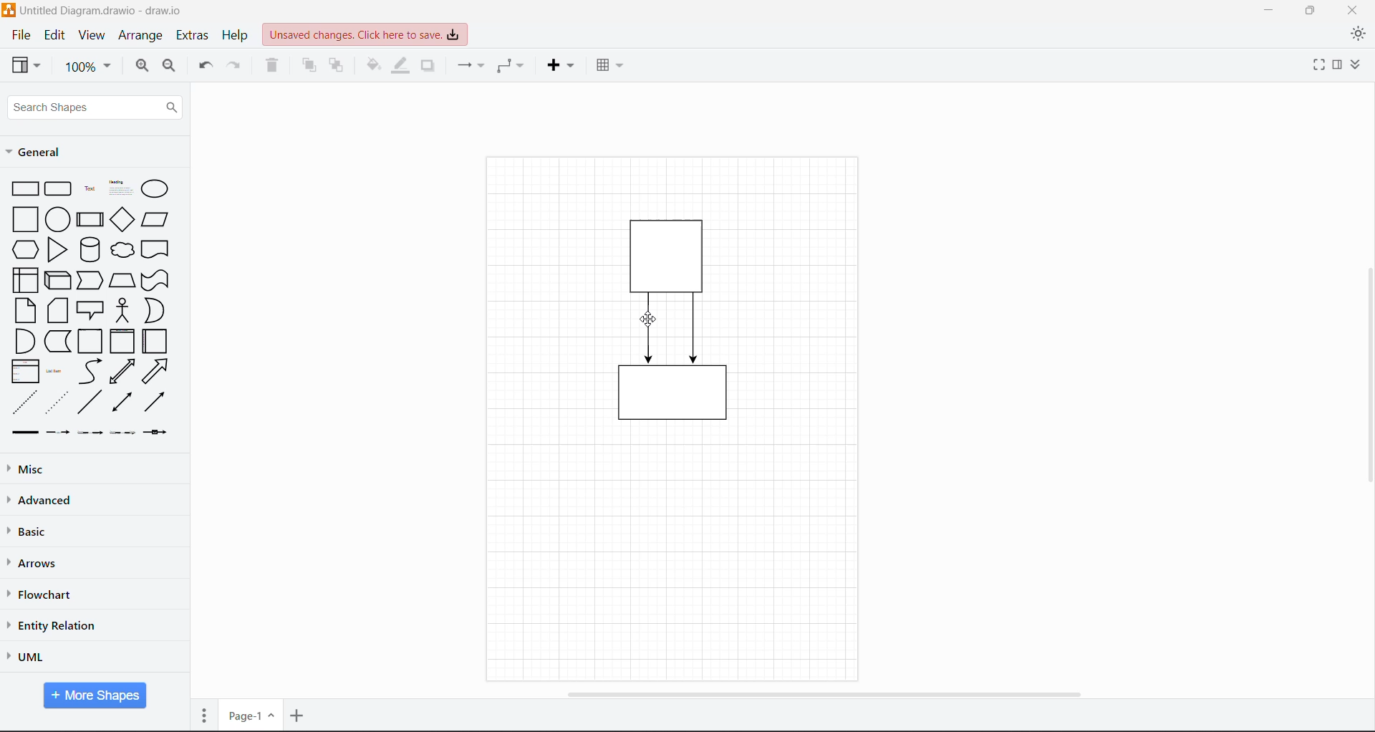  I want to click on close, so click(1352, 9).